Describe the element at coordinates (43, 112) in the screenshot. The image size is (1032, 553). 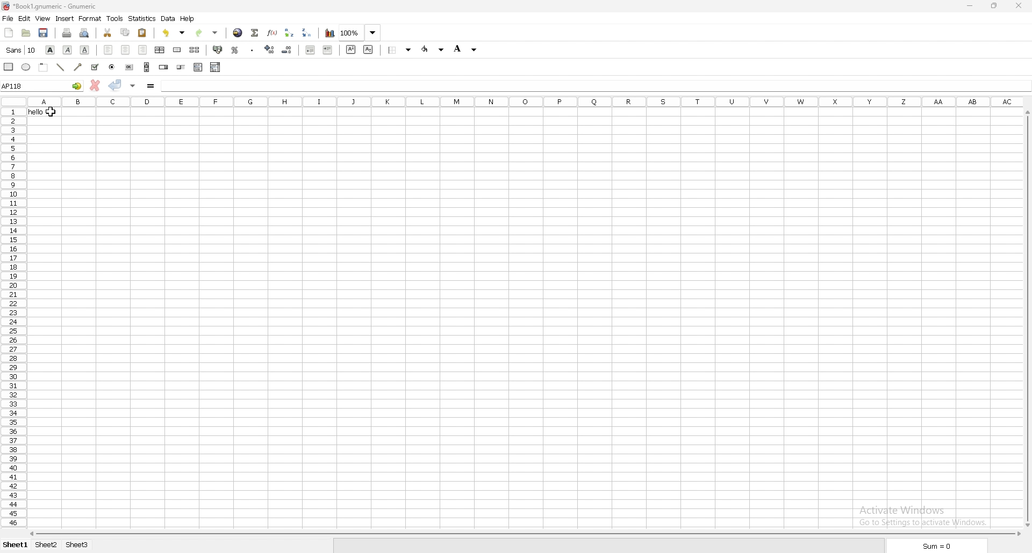
I see `cell` at that location.